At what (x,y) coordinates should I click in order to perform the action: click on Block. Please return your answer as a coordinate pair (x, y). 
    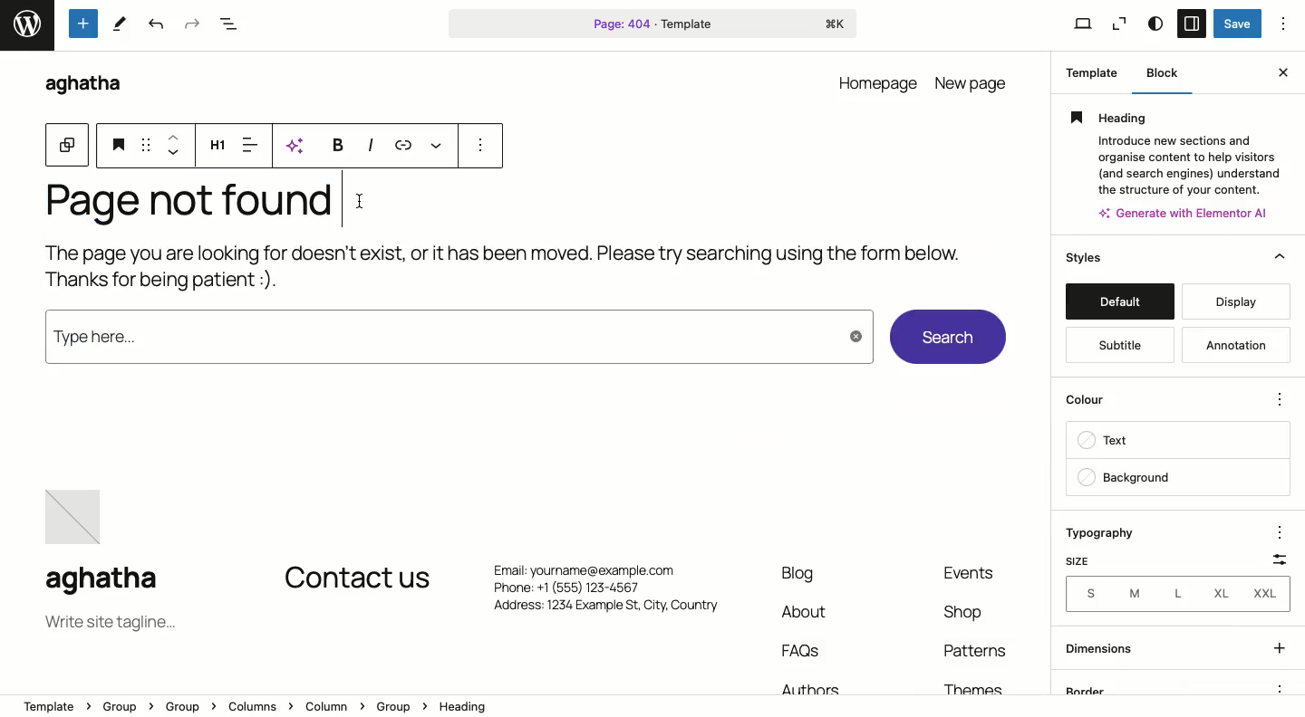
    Looking at the image, I should click on (1157, 72).